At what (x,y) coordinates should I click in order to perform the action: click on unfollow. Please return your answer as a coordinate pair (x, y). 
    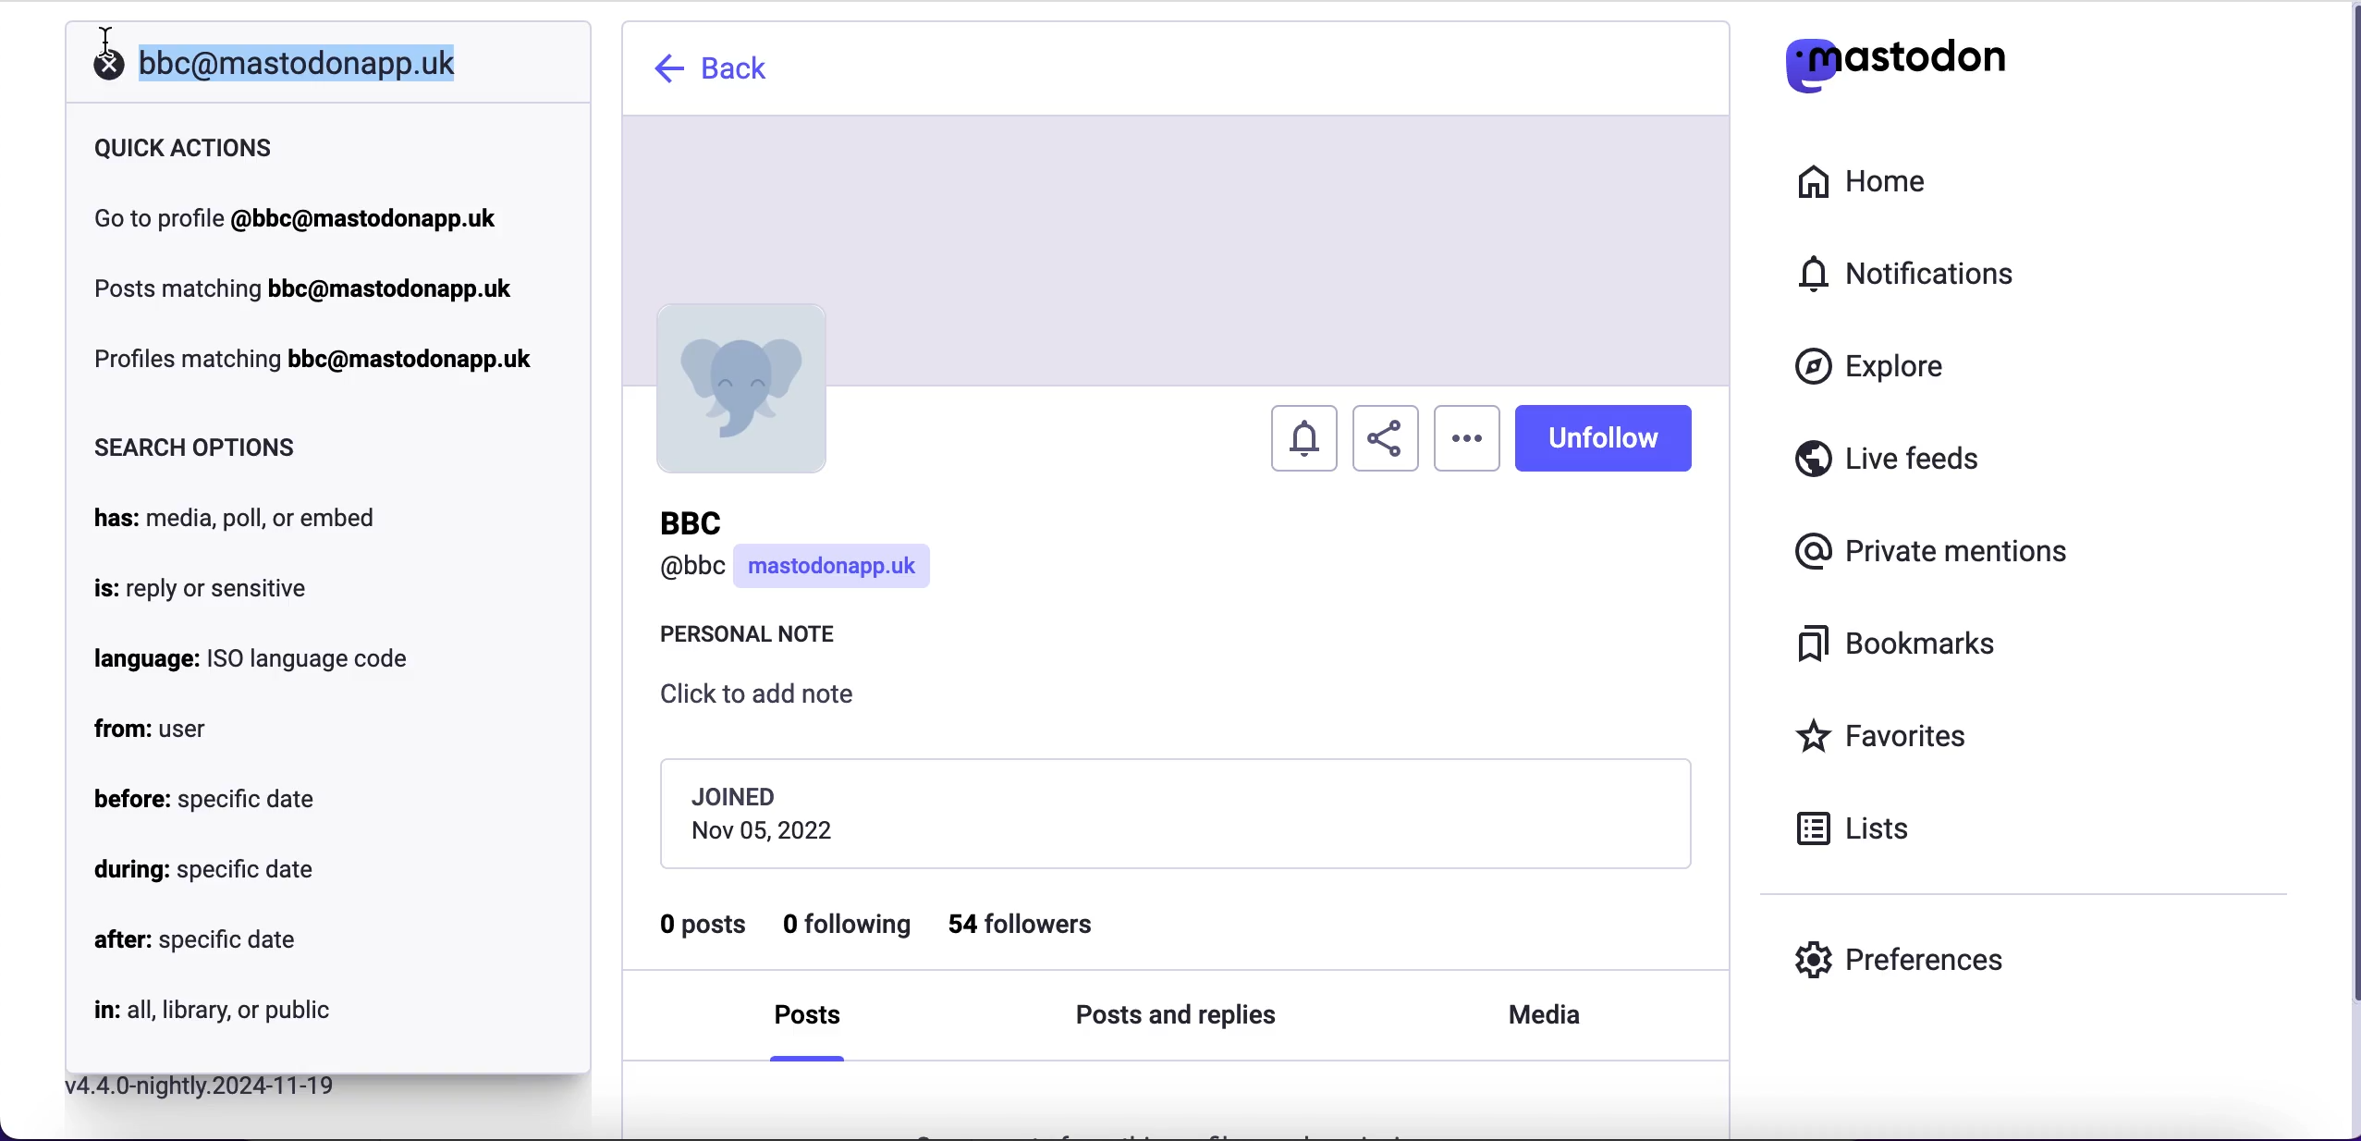
    Looking at the image, I should click on (1603, 436).